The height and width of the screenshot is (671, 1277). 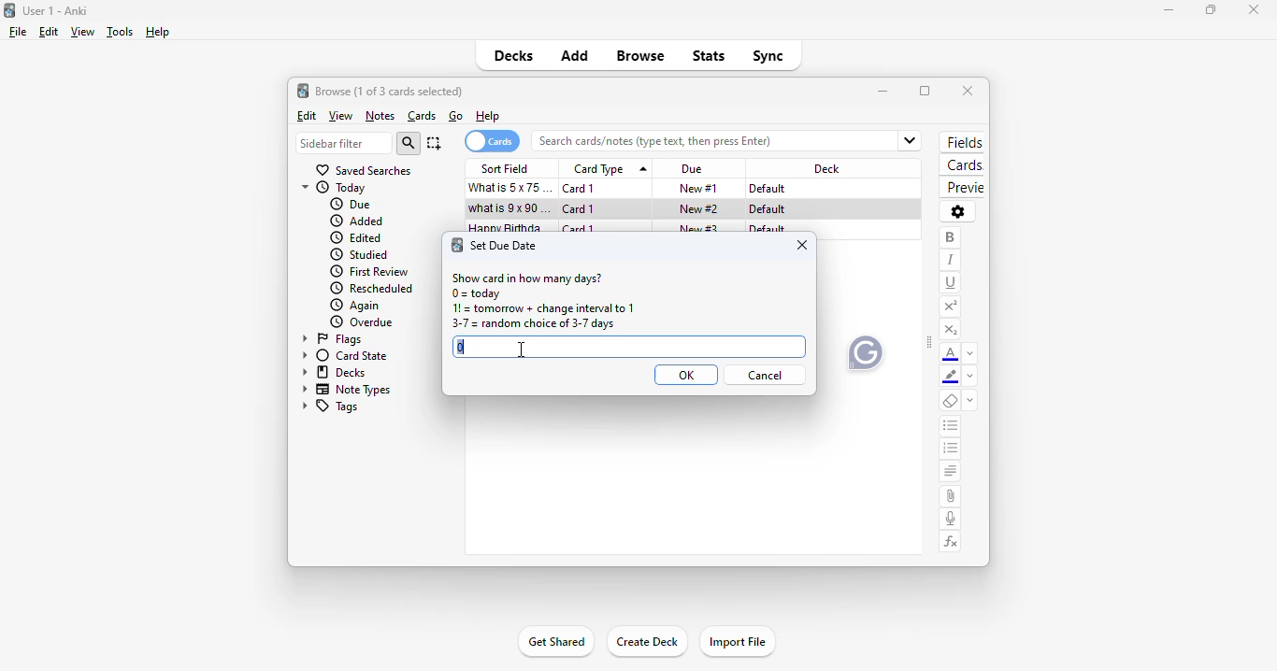 What do you see at coordinates (509, 207) in the screenshot?
I see `what is 9x90=?` at bounding box center [509, 207].